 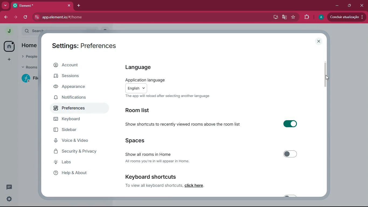 What do you see at coordinates (183, 124) in the screenshot?
I see `show shortcuts to recently viewed rooms above the room list` at bounding box center [183, 124].